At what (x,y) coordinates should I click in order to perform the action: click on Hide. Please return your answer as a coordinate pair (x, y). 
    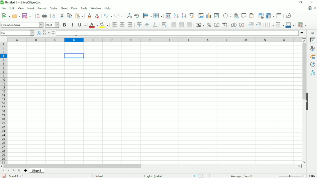
    Looking at the image, I should click on (308, 99).